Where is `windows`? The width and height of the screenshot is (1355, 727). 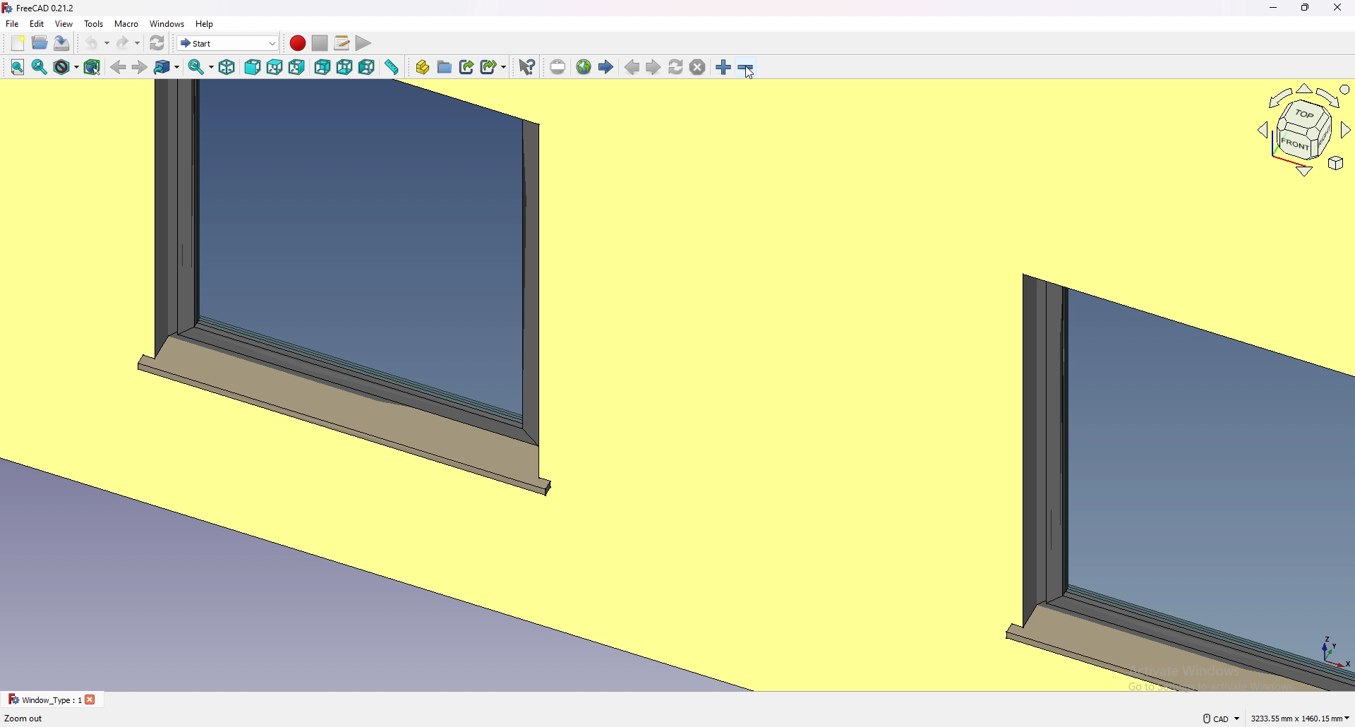 windows is located at coordinates (169, 23).